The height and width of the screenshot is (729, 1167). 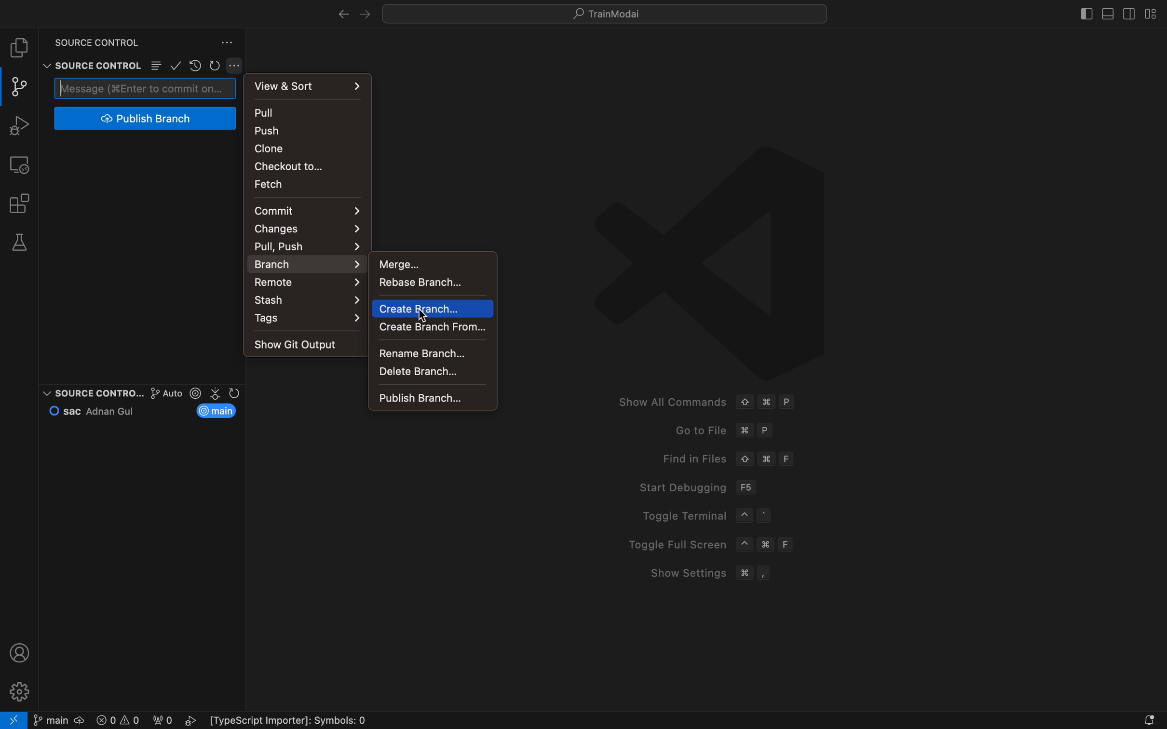 I want to click on , so click(x=432, y=372).